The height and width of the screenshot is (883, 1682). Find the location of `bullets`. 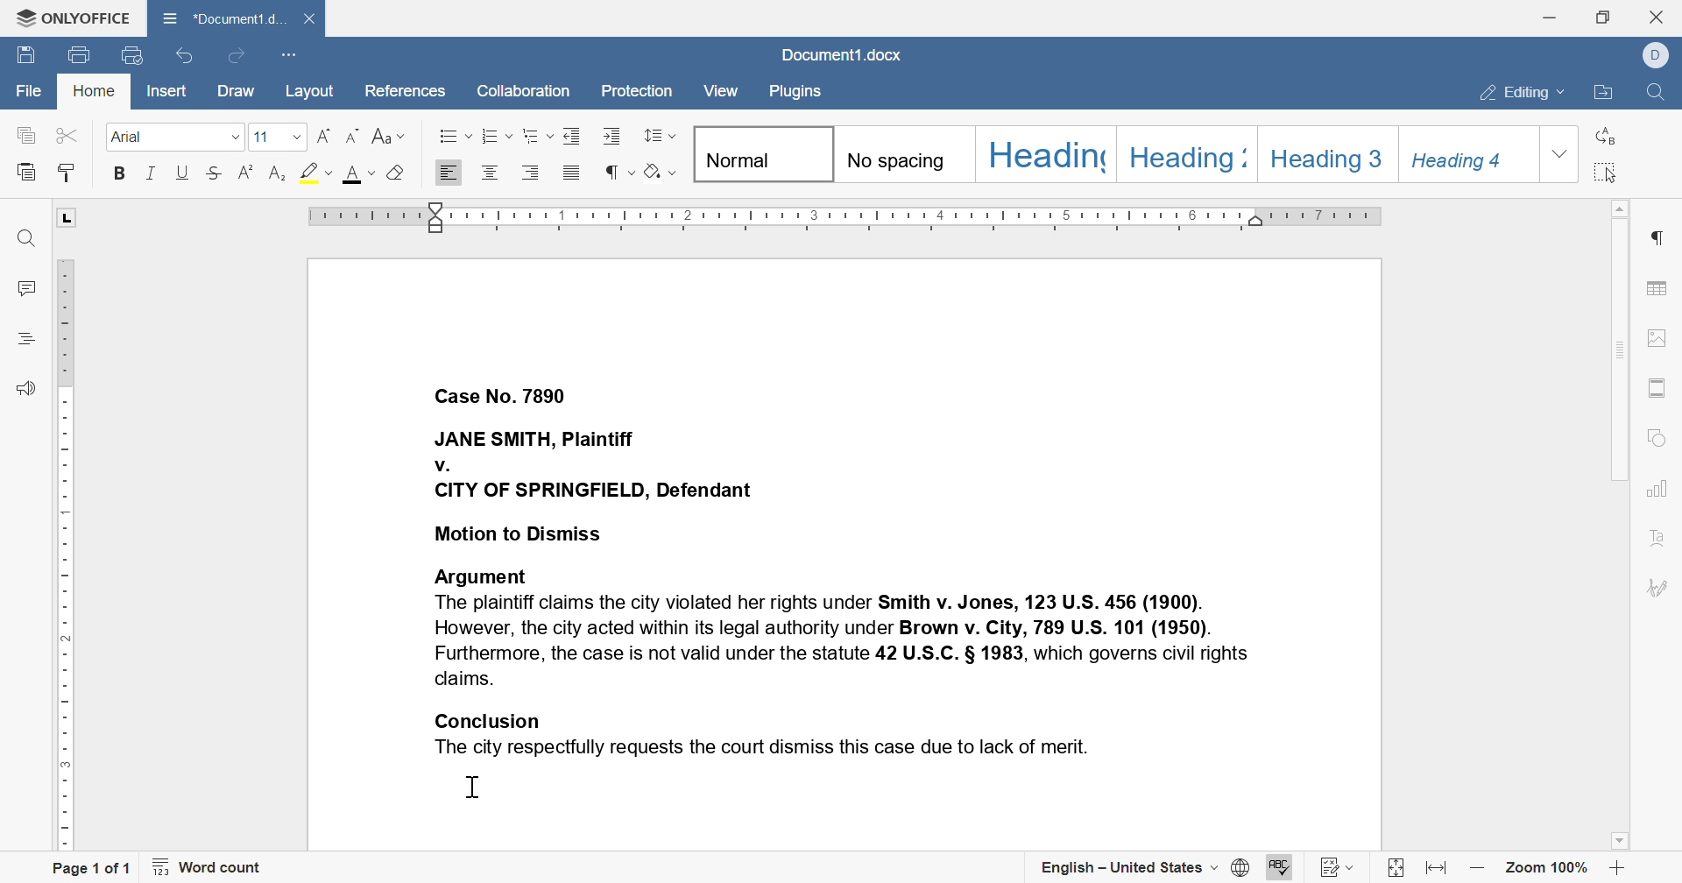

bullets is located at coordinates (450, 135).